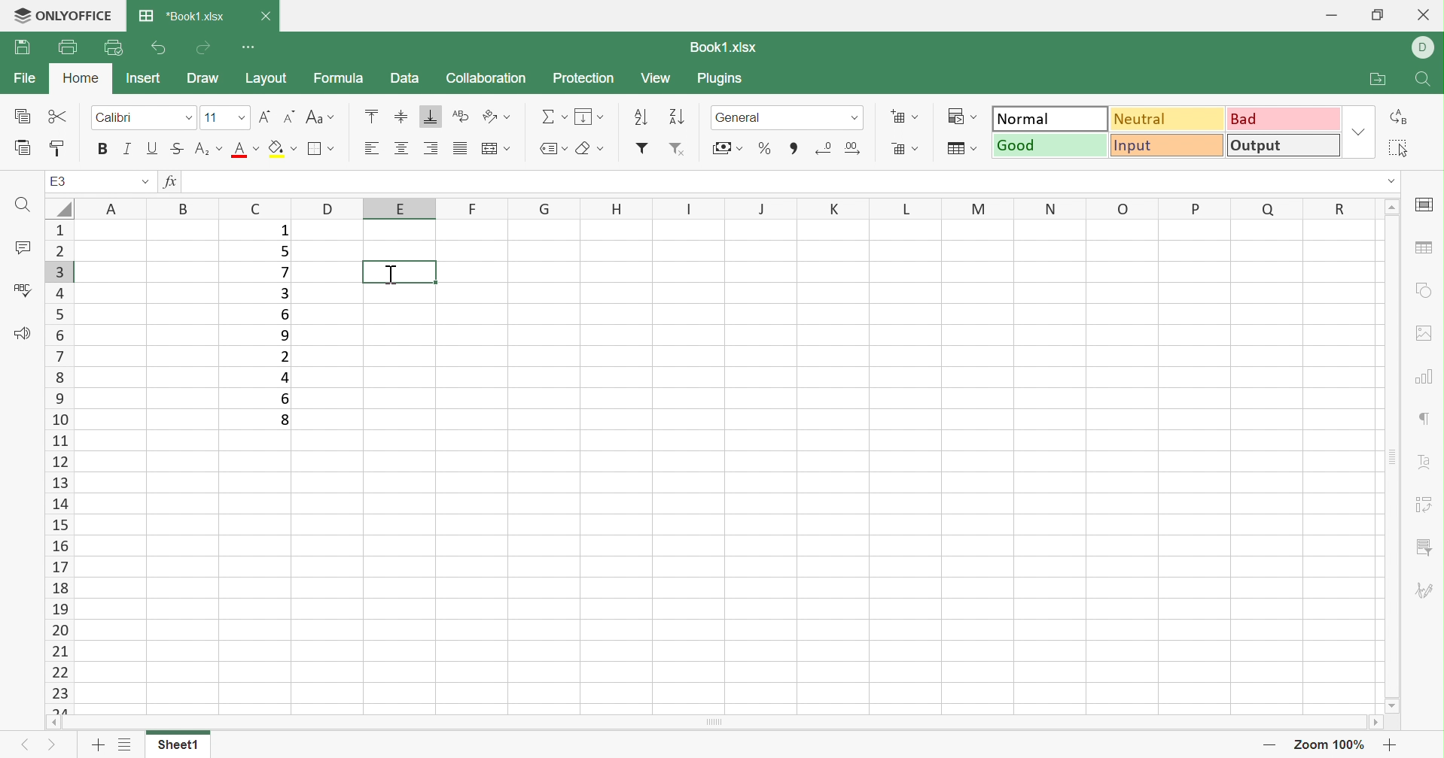 The height and width of the screenshot is (758, 1444). Describe the element at coordinates (741, 119) in the screenshot. I see `General` at that location.